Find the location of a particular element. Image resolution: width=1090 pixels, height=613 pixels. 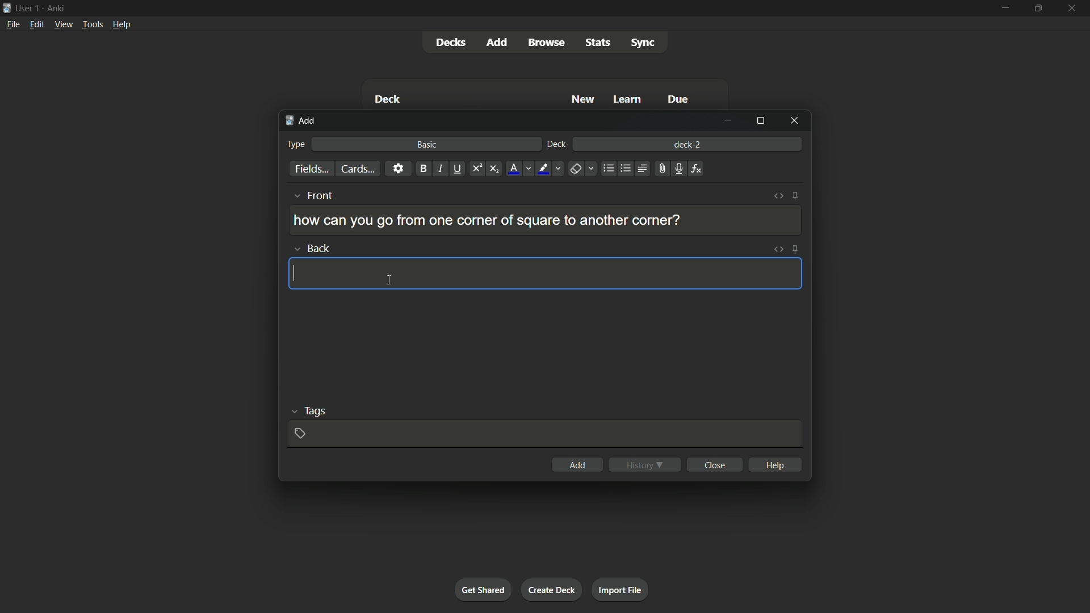

toggle sticky is located at coordinates (796, 196).